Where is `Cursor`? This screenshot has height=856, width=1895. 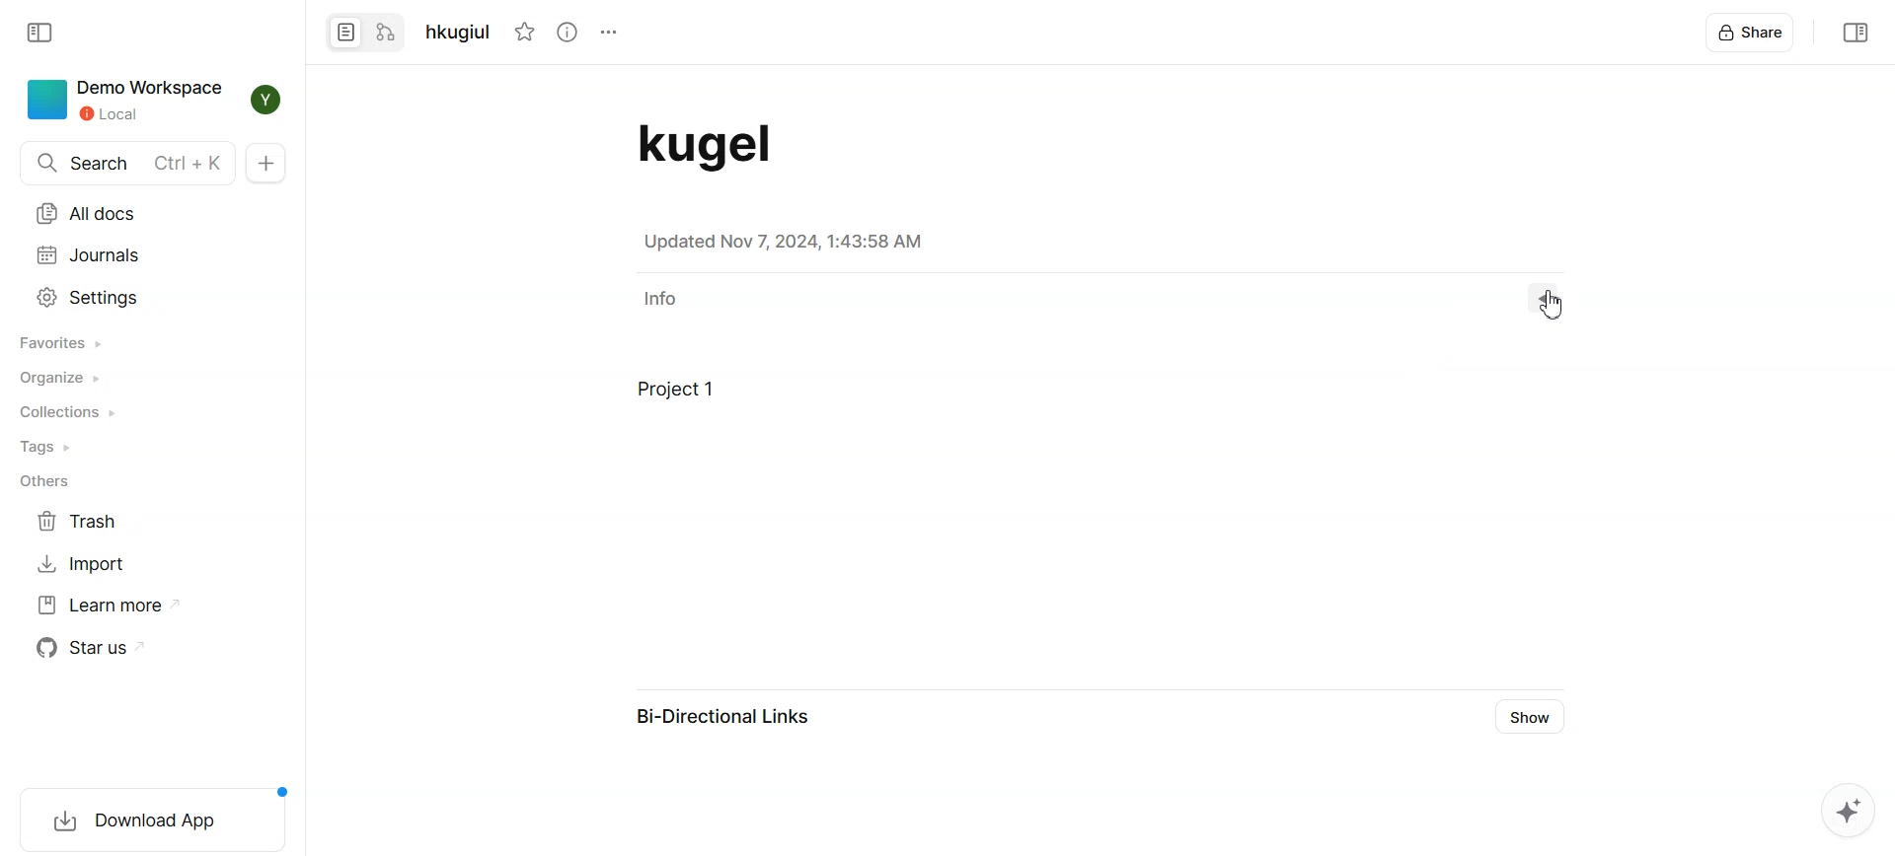
Cursor is located at coordinates (1555, 305).